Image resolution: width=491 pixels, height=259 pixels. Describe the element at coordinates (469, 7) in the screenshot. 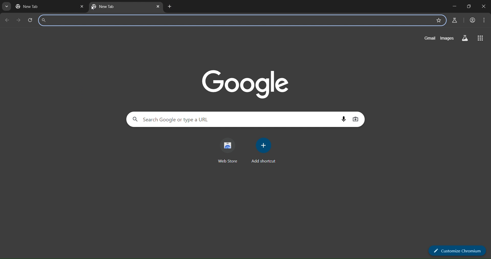

I see `restore` at that location.